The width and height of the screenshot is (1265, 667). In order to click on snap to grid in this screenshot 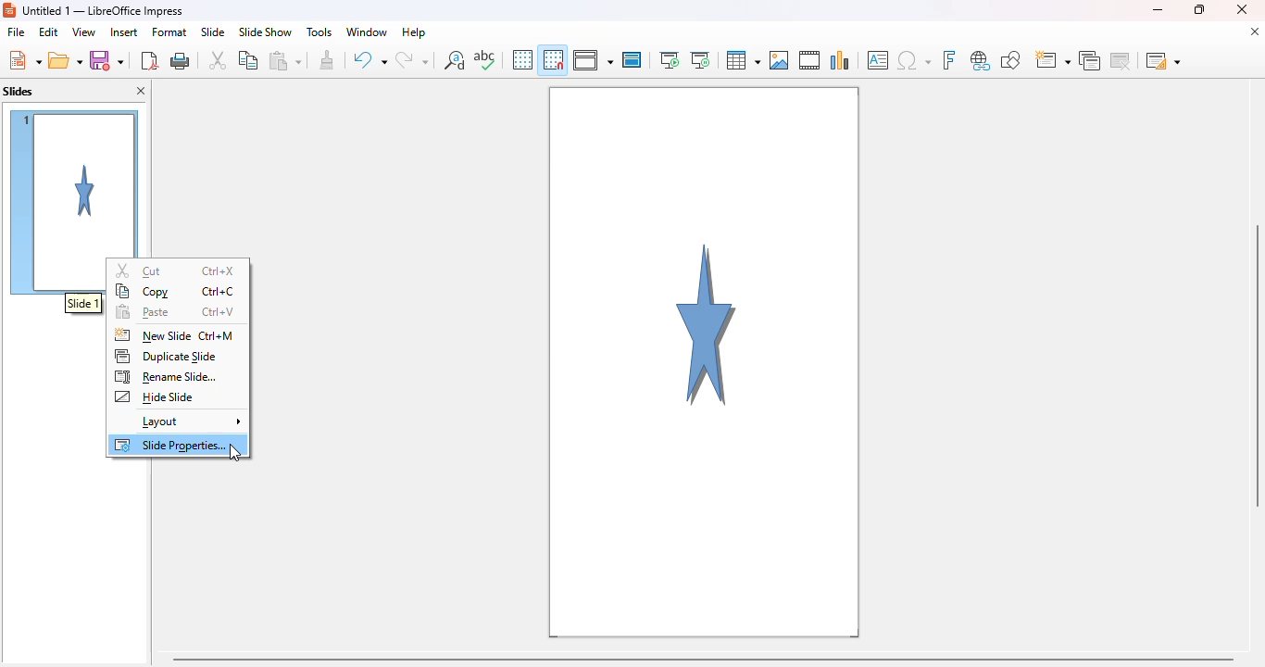, I will do `click(554, 58)`.